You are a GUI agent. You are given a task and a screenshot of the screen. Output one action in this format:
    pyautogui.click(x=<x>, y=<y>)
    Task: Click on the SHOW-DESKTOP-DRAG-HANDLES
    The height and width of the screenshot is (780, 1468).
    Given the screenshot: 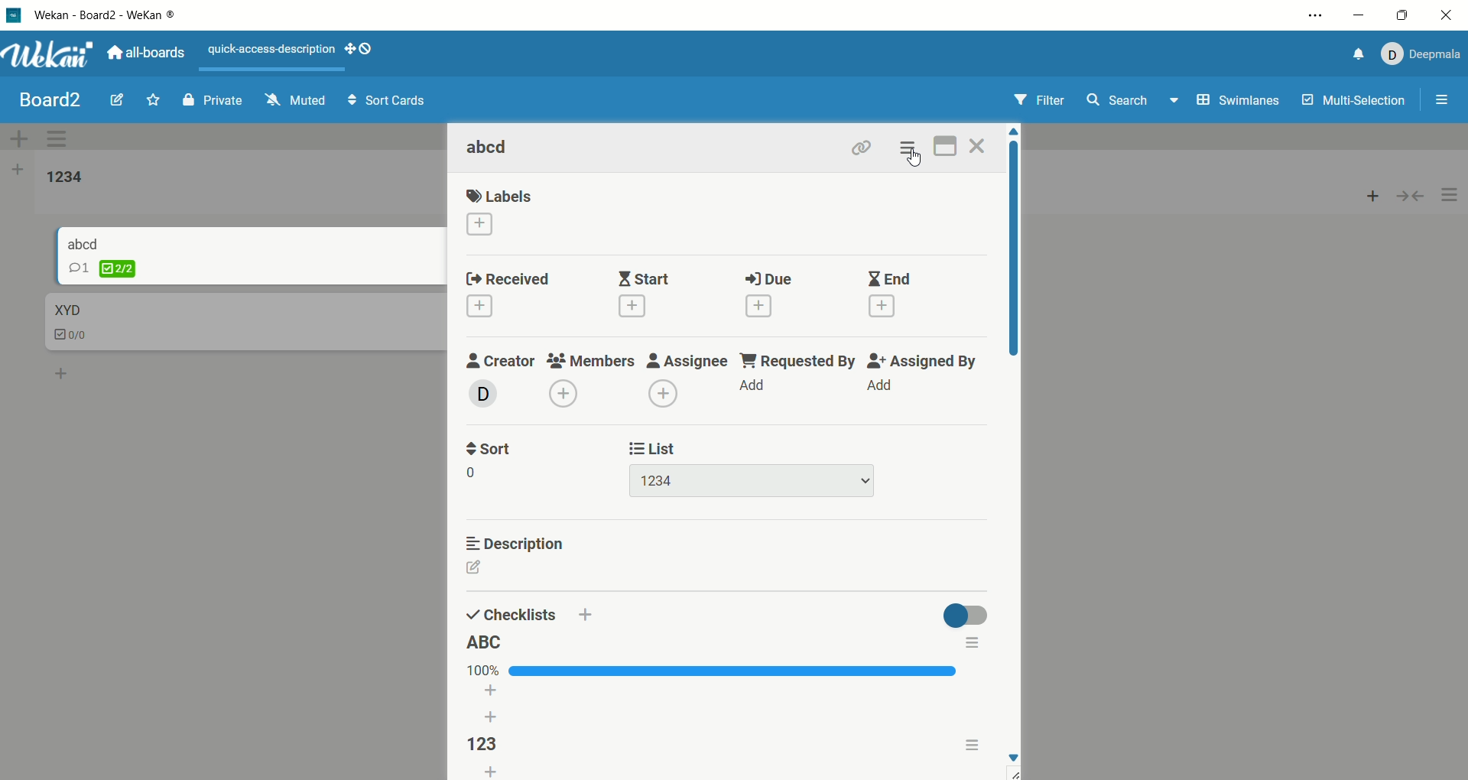 What is the action you would take?
    pyautogui.click(x=359, y=50)
    